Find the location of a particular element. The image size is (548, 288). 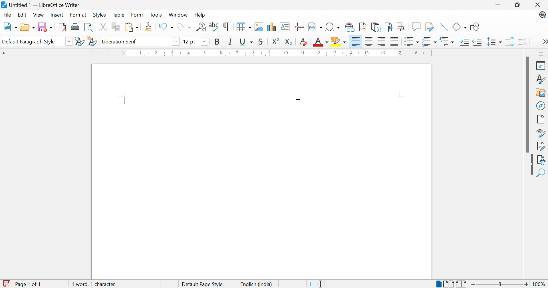

Export as PDF is located at coordinates (62, 27).